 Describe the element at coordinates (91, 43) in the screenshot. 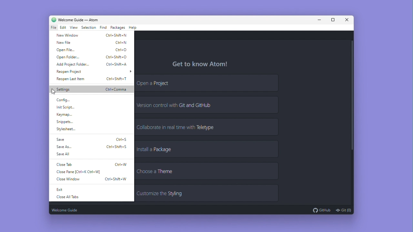

I see `New file Ctrl+N` at that location.